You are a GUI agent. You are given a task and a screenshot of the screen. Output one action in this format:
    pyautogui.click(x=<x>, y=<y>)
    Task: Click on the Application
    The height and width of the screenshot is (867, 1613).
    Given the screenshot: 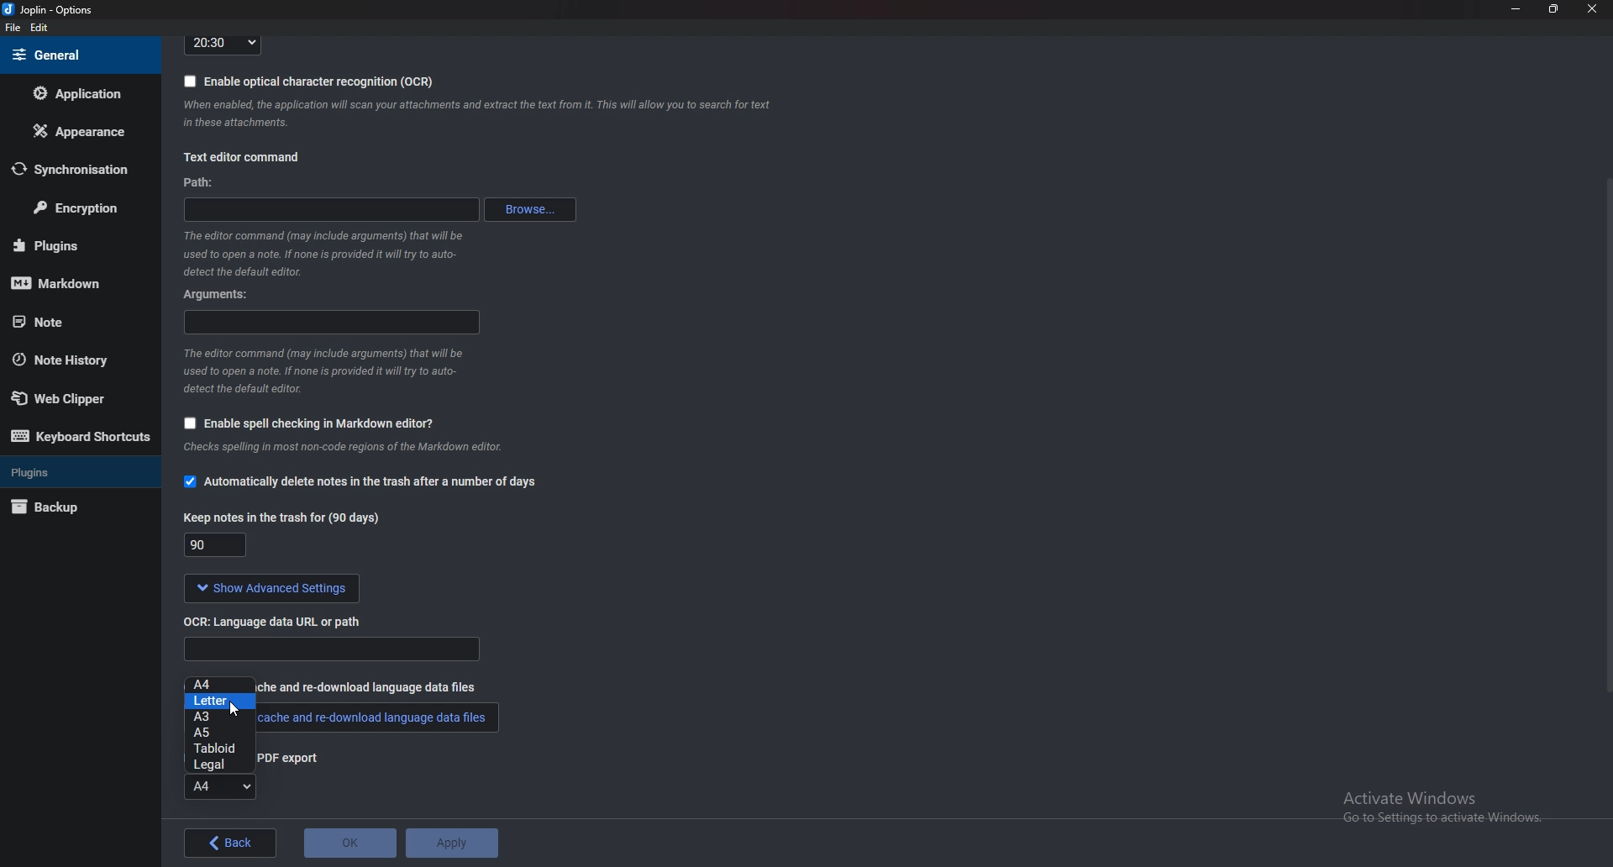 What is the action you would take?
    pyautogui.click(x=78, y=93)
    